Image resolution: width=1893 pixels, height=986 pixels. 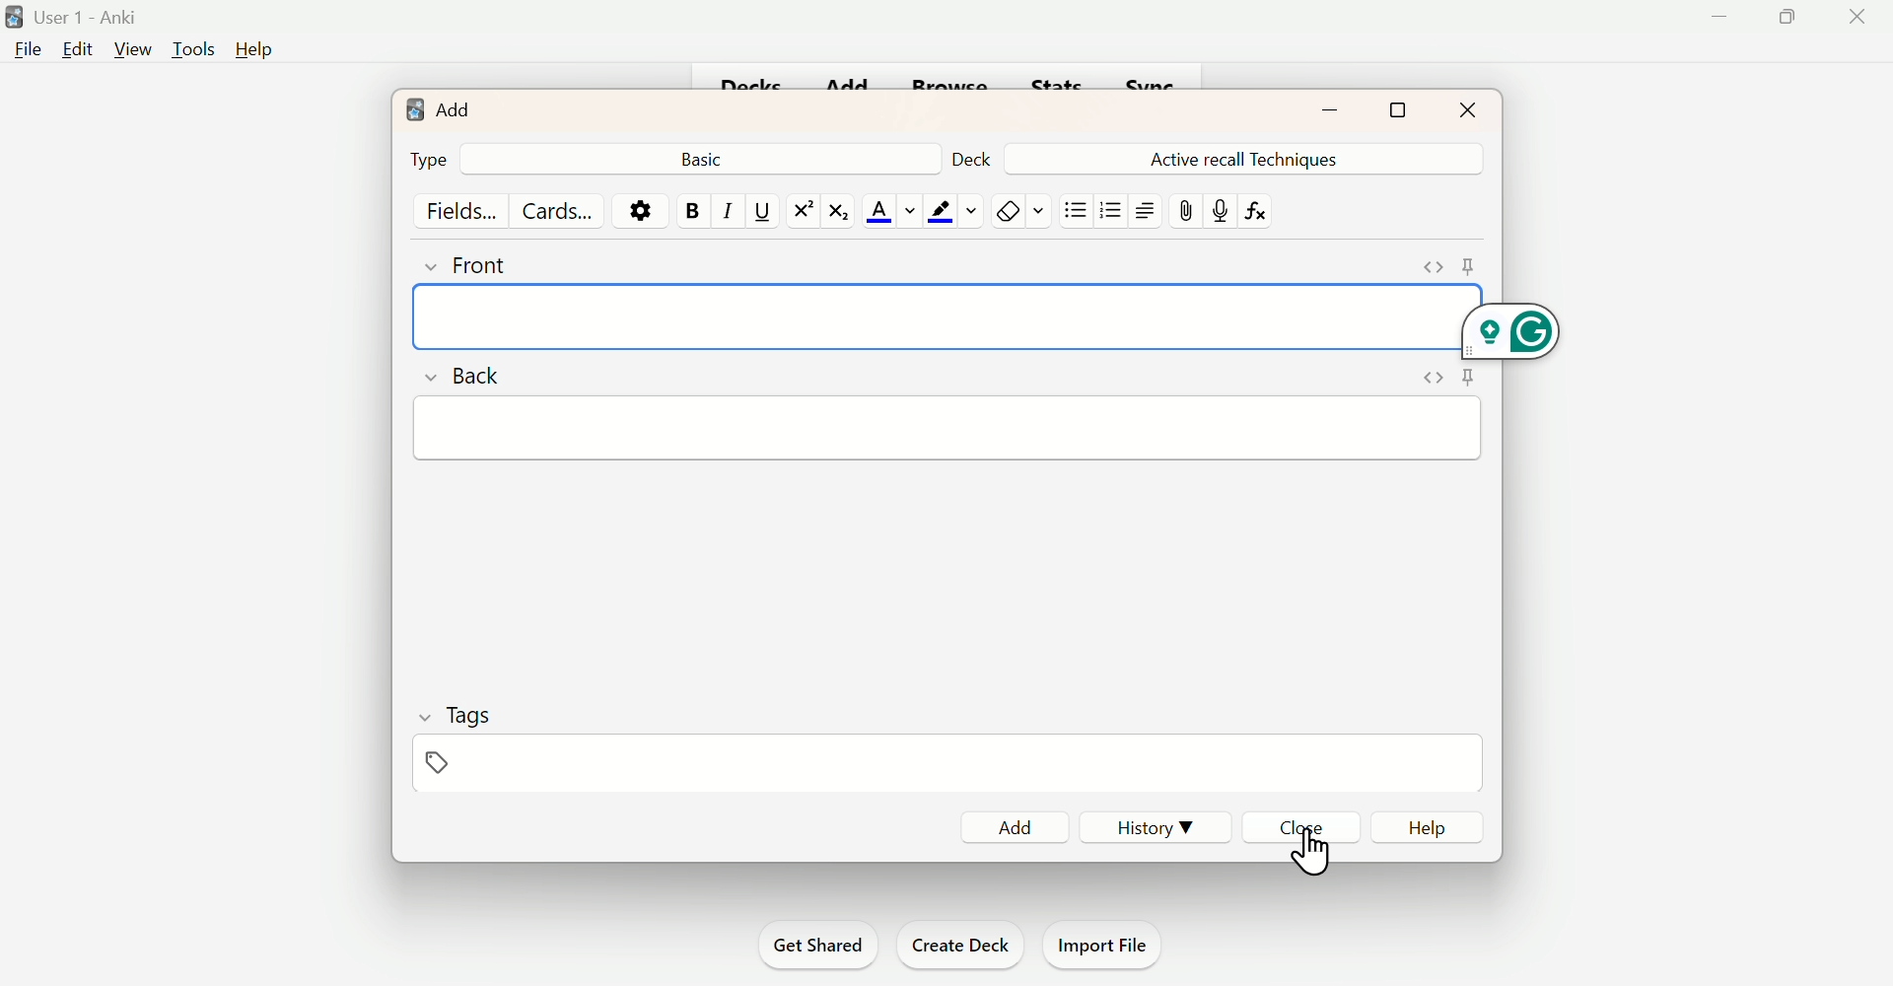 What do you see at coordinates (704, 157) in the screenshot?
I see `Back` at bounding box center [704, 157].